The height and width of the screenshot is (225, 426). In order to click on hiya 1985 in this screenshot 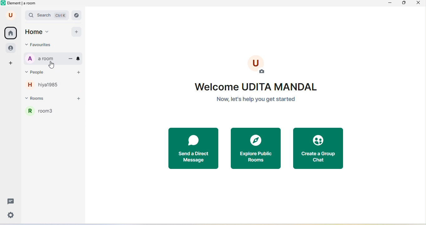, I will do `click(46, 86)`.